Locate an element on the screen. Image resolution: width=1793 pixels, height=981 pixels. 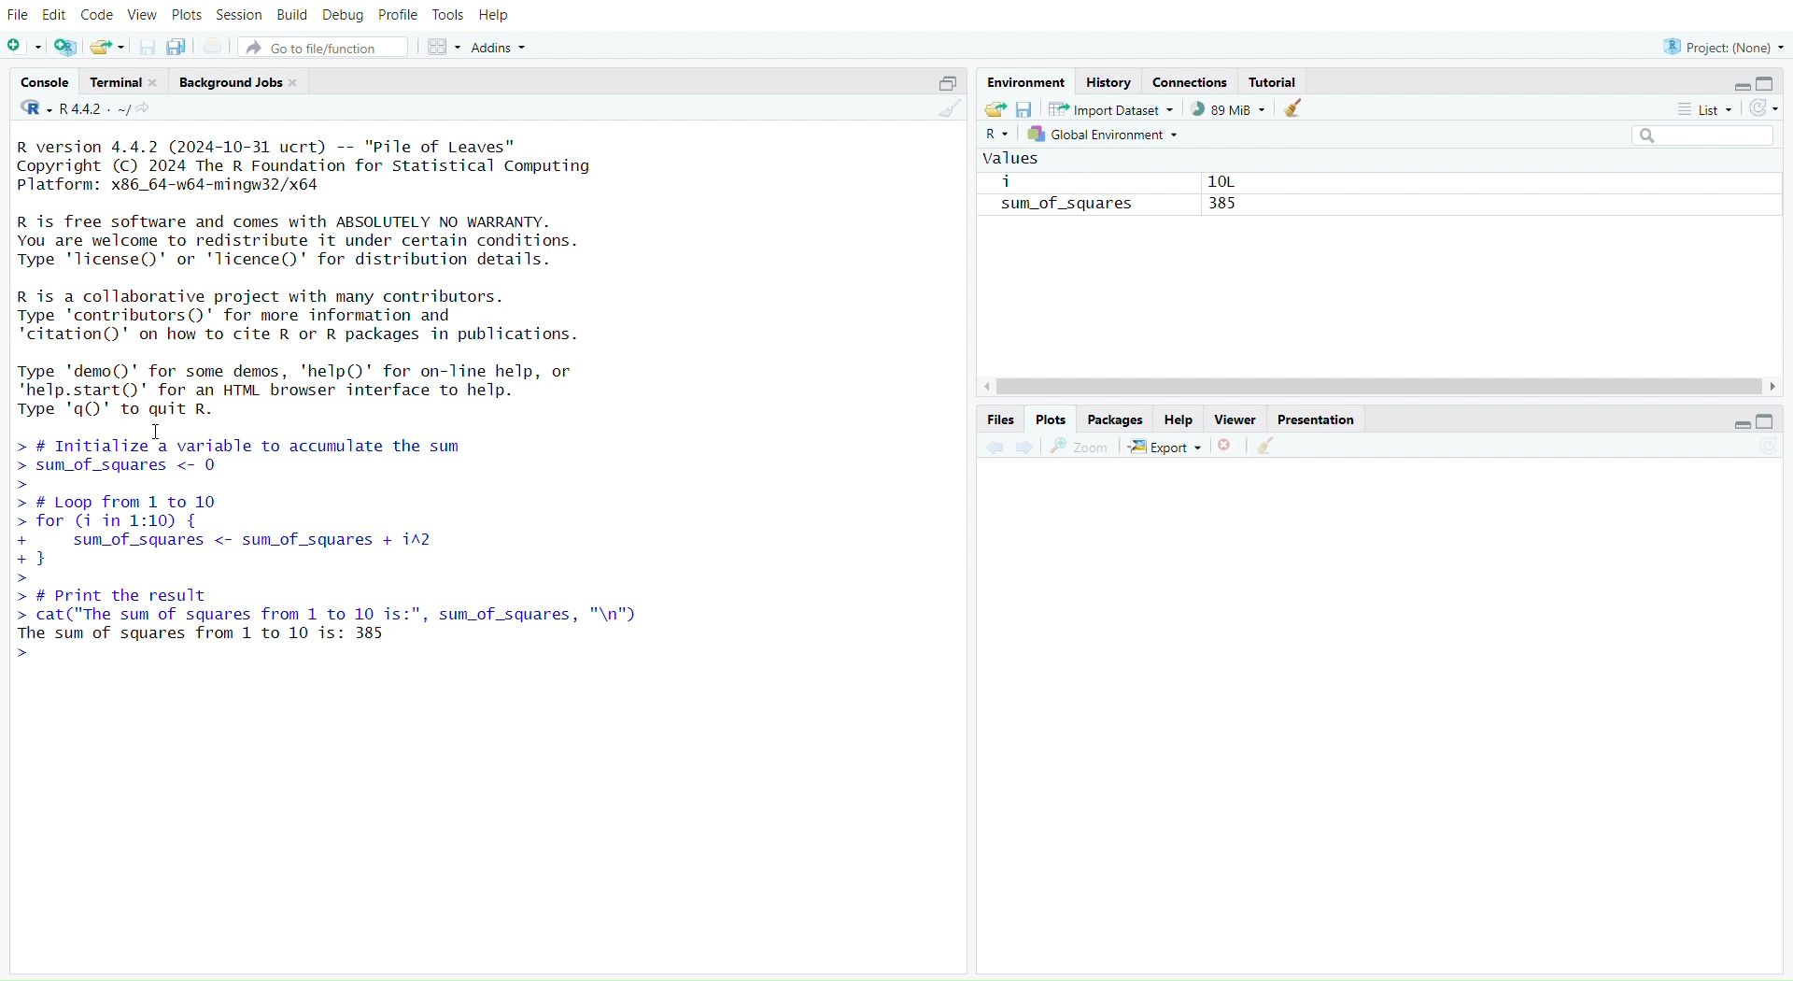
packages is located at coordinates (1117, 419).